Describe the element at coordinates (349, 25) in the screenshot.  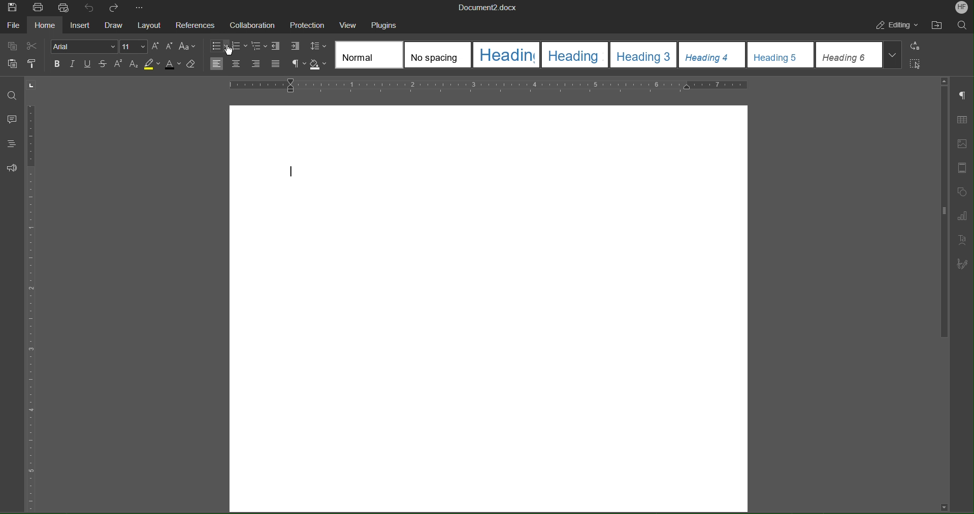
I see `View` at that location.